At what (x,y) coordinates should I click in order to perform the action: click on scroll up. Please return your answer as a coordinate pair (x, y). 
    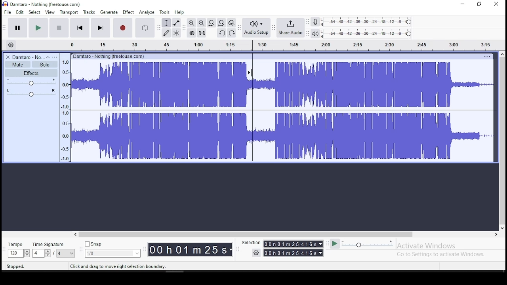
    Looking at the image, I should click on (503, 54).